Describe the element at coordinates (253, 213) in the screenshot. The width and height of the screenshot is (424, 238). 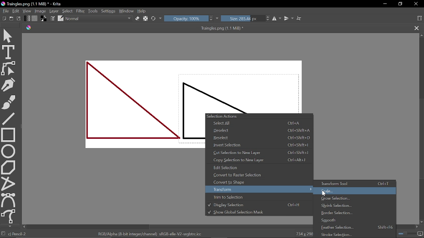
I see `Show global selection Mask` at that location.